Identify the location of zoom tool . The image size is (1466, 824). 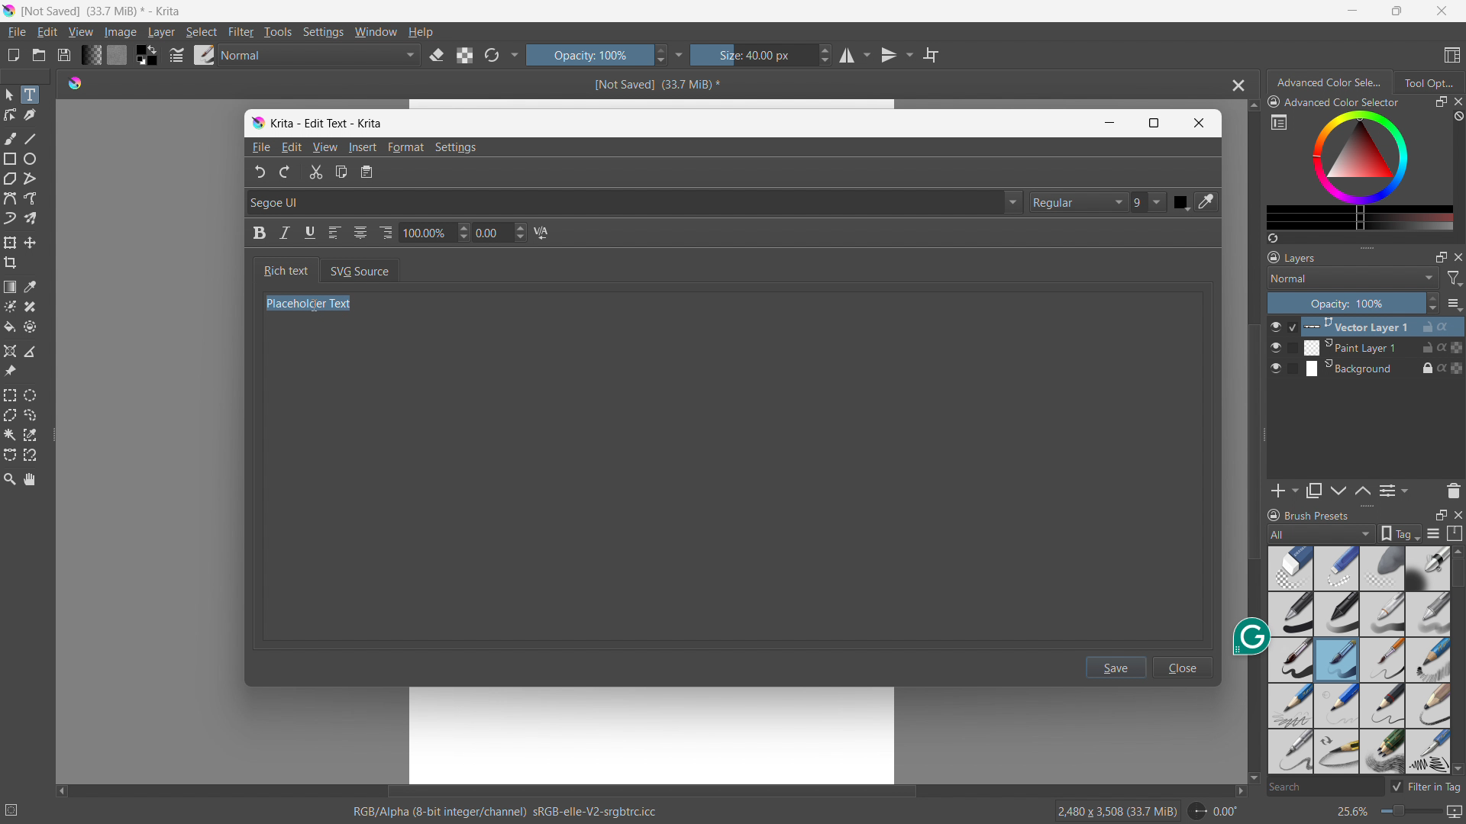
(9, 478).